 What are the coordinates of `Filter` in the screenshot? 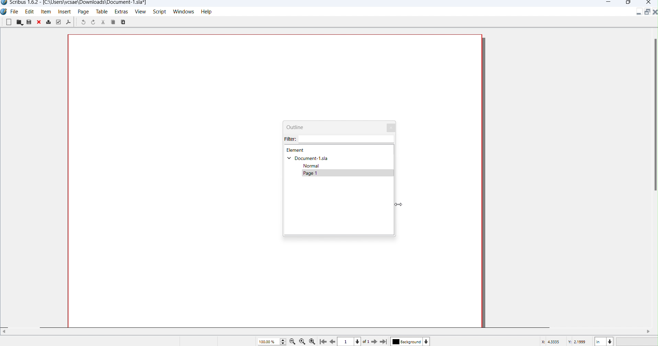 It's located at (324, 140).